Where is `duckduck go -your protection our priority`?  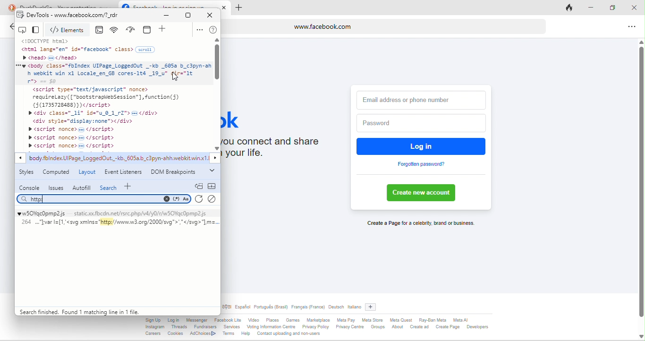 duckduck go -your protection our priority is located at coordinates (68, 5).